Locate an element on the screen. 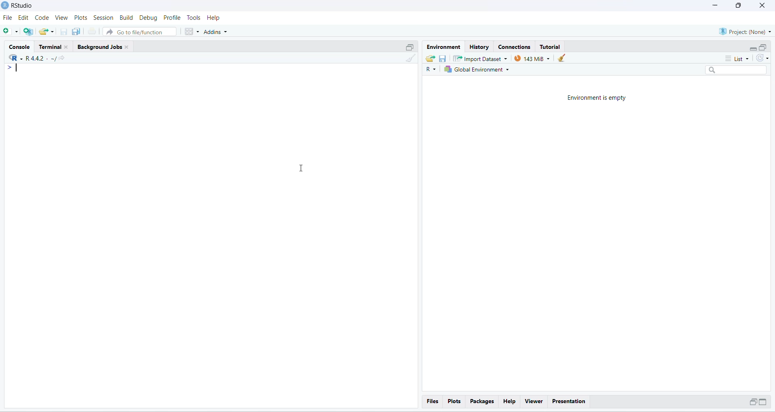 The image size is (775, 412). list is located at coordinates (737, 59).